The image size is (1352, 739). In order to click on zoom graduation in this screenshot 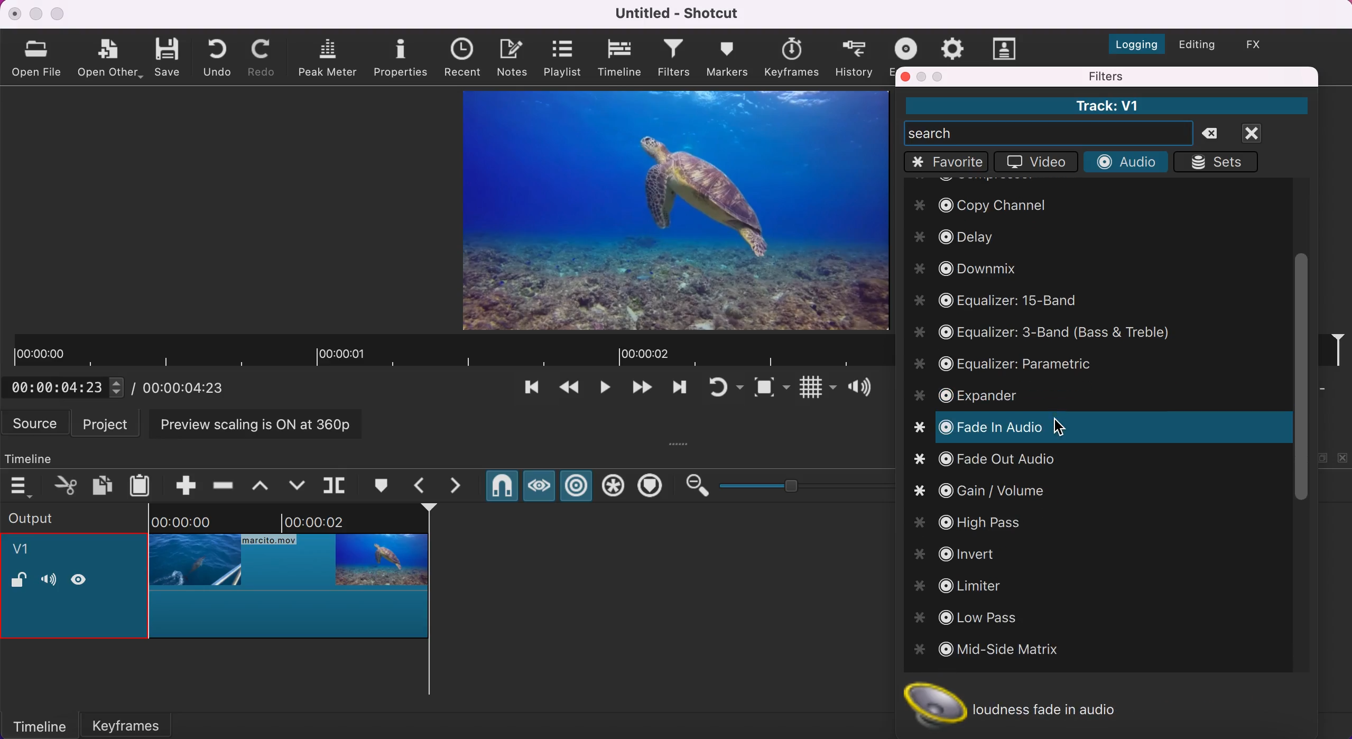, I will do `click(804, 484)`.